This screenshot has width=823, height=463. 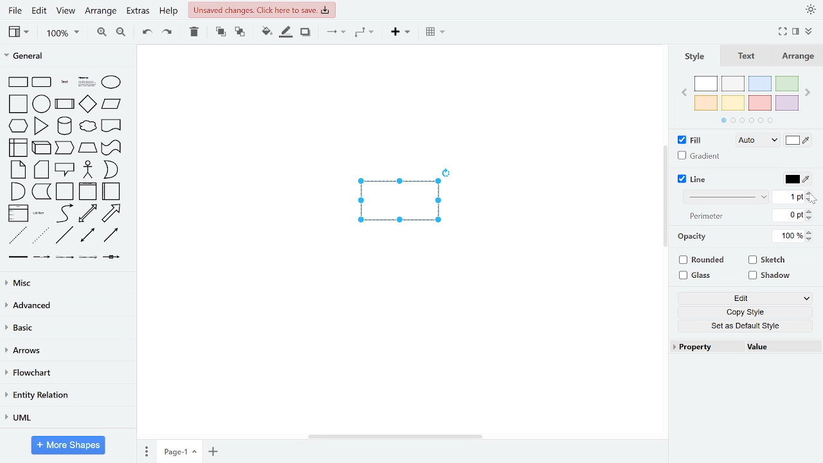 I want to click on rounded, so click(x=704, y=260).